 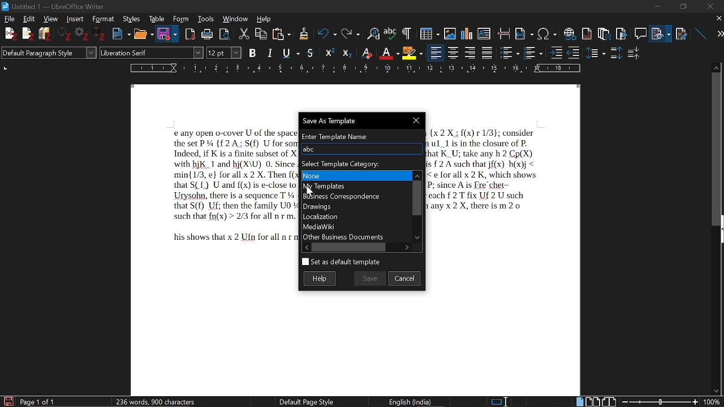 What do you see at coordinates (604, 32) in the screenshot?
I see `Insert footnote` at bounding box center [604, 32].